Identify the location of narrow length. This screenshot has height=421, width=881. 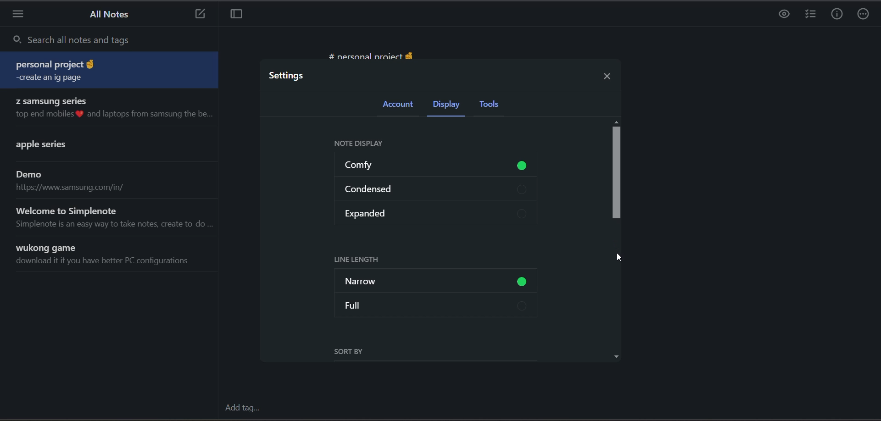
(437, 277).